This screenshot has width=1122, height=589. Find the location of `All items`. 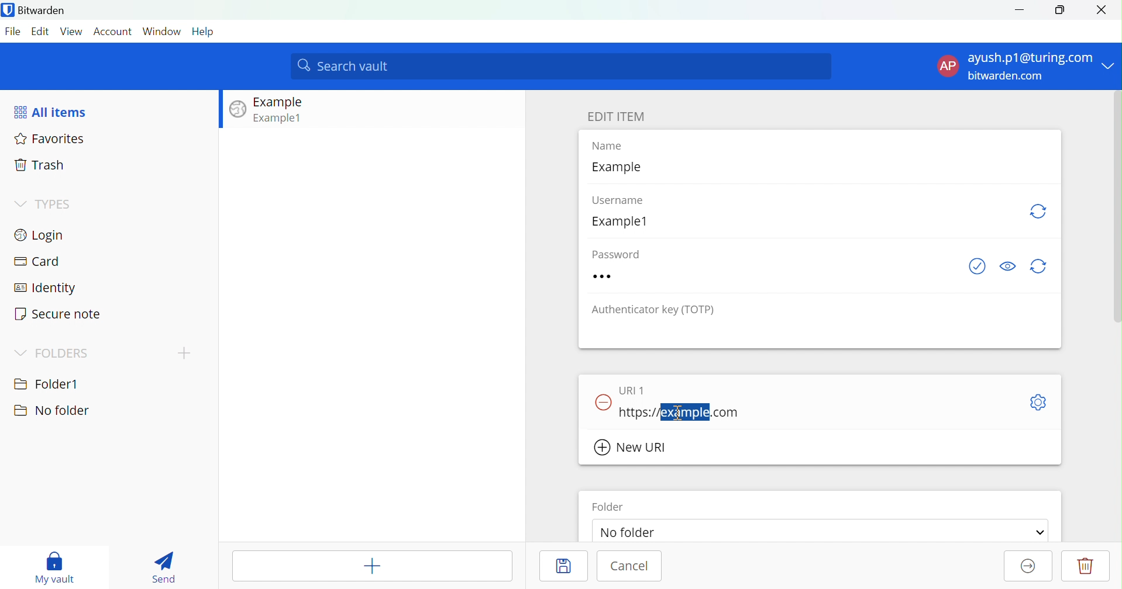

All items is located at coordinates (52, 112).